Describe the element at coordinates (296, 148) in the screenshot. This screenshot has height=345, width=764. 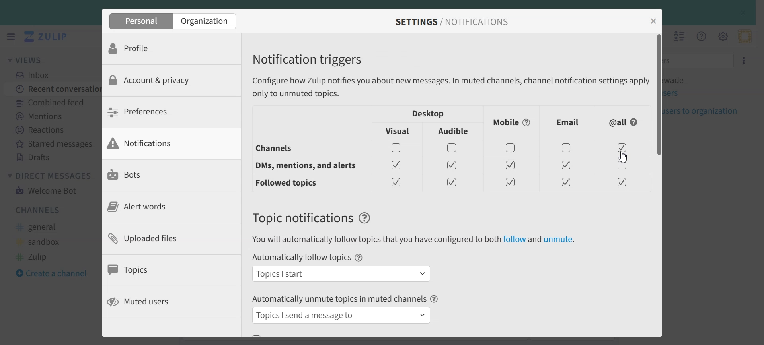
I see `Channels` at that location.